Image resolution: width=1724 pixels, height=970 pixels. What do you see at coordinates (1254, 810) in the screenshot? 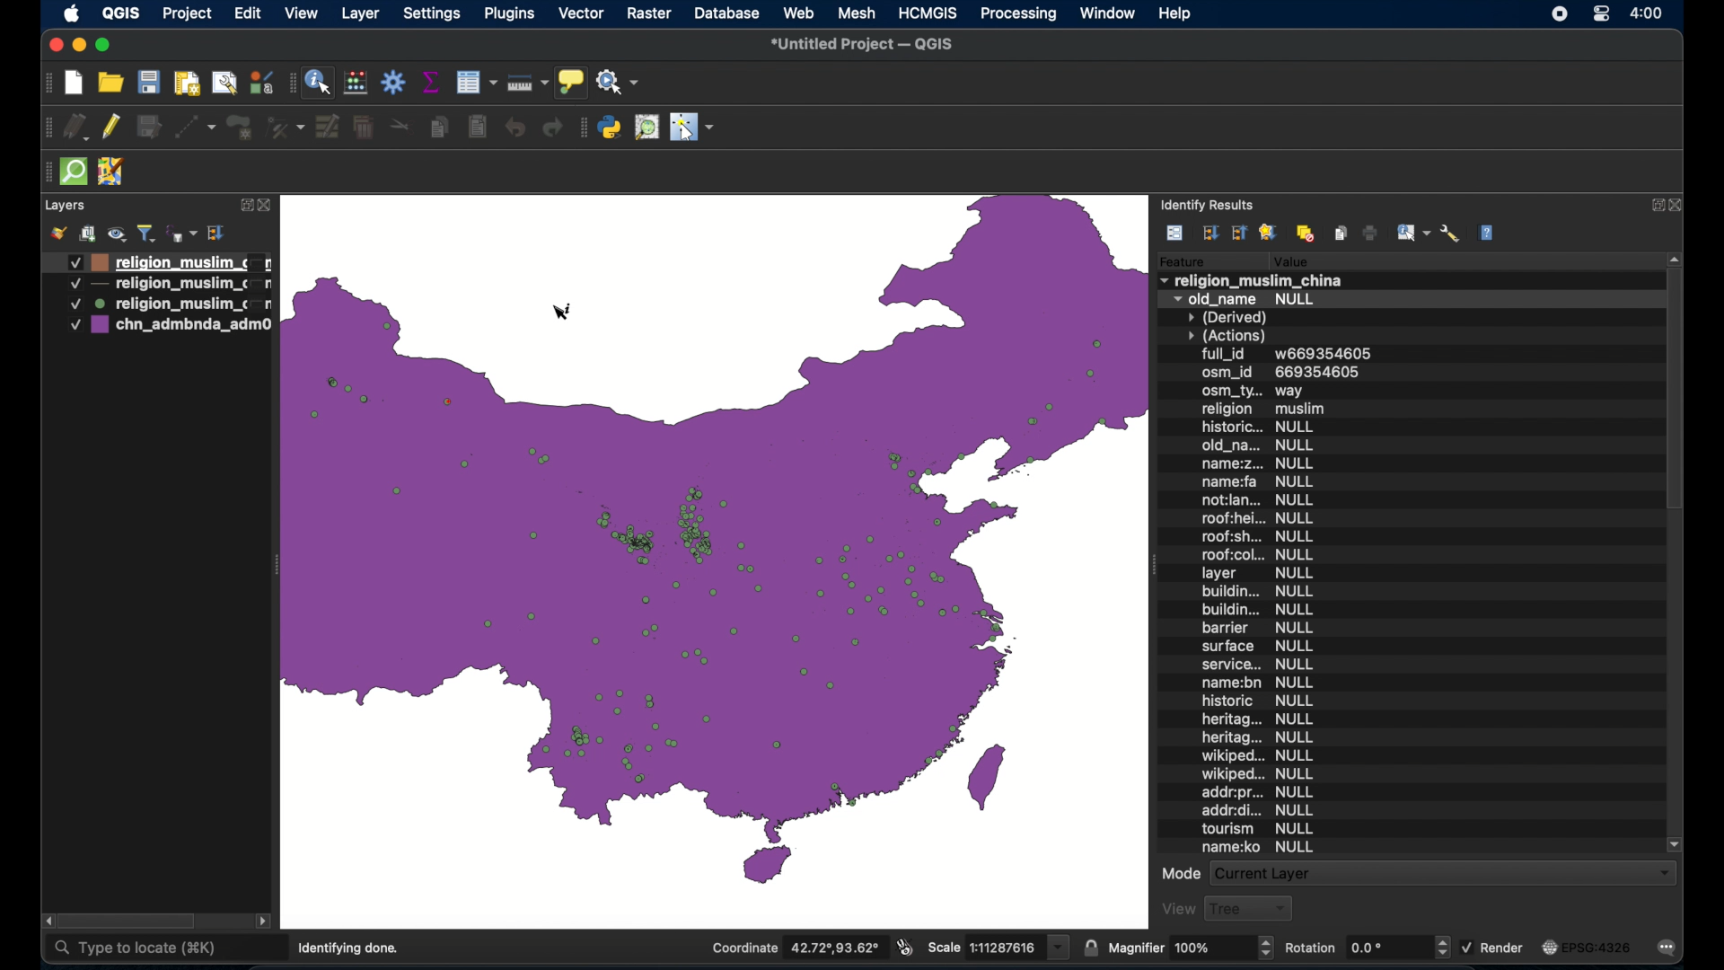
I see `add` at bounding box center [1254, 810].